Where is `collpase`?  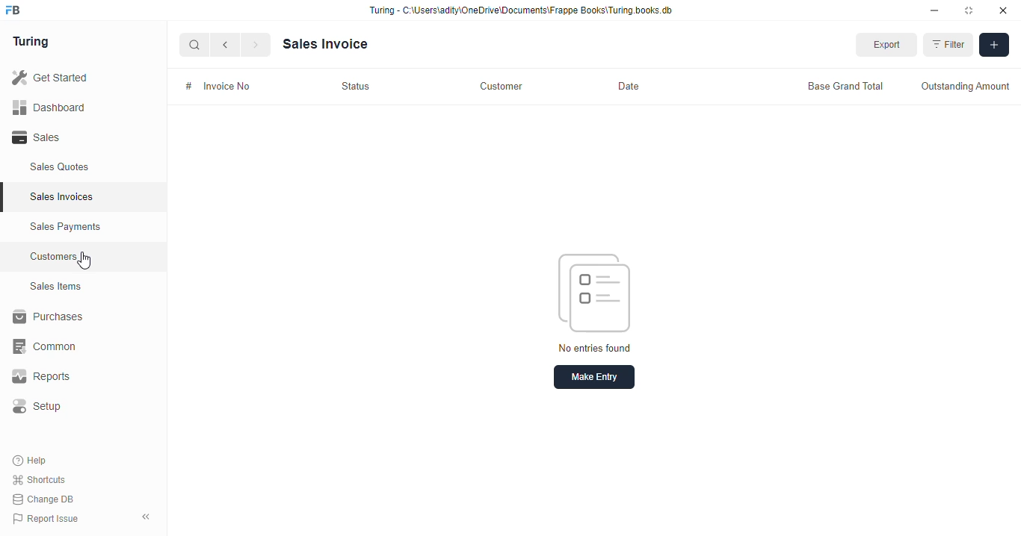 collpase is located at coordinates (146, 517).